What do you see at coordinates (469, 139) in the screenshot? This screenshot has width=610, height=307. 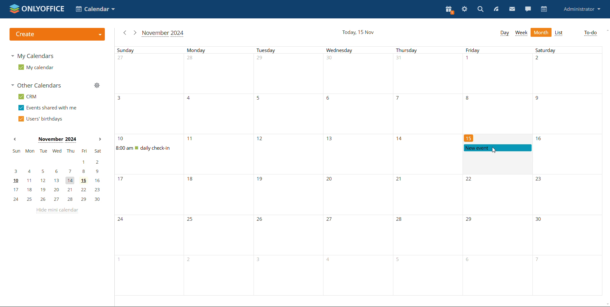 I see `Number` at bounding box center [469, 139].